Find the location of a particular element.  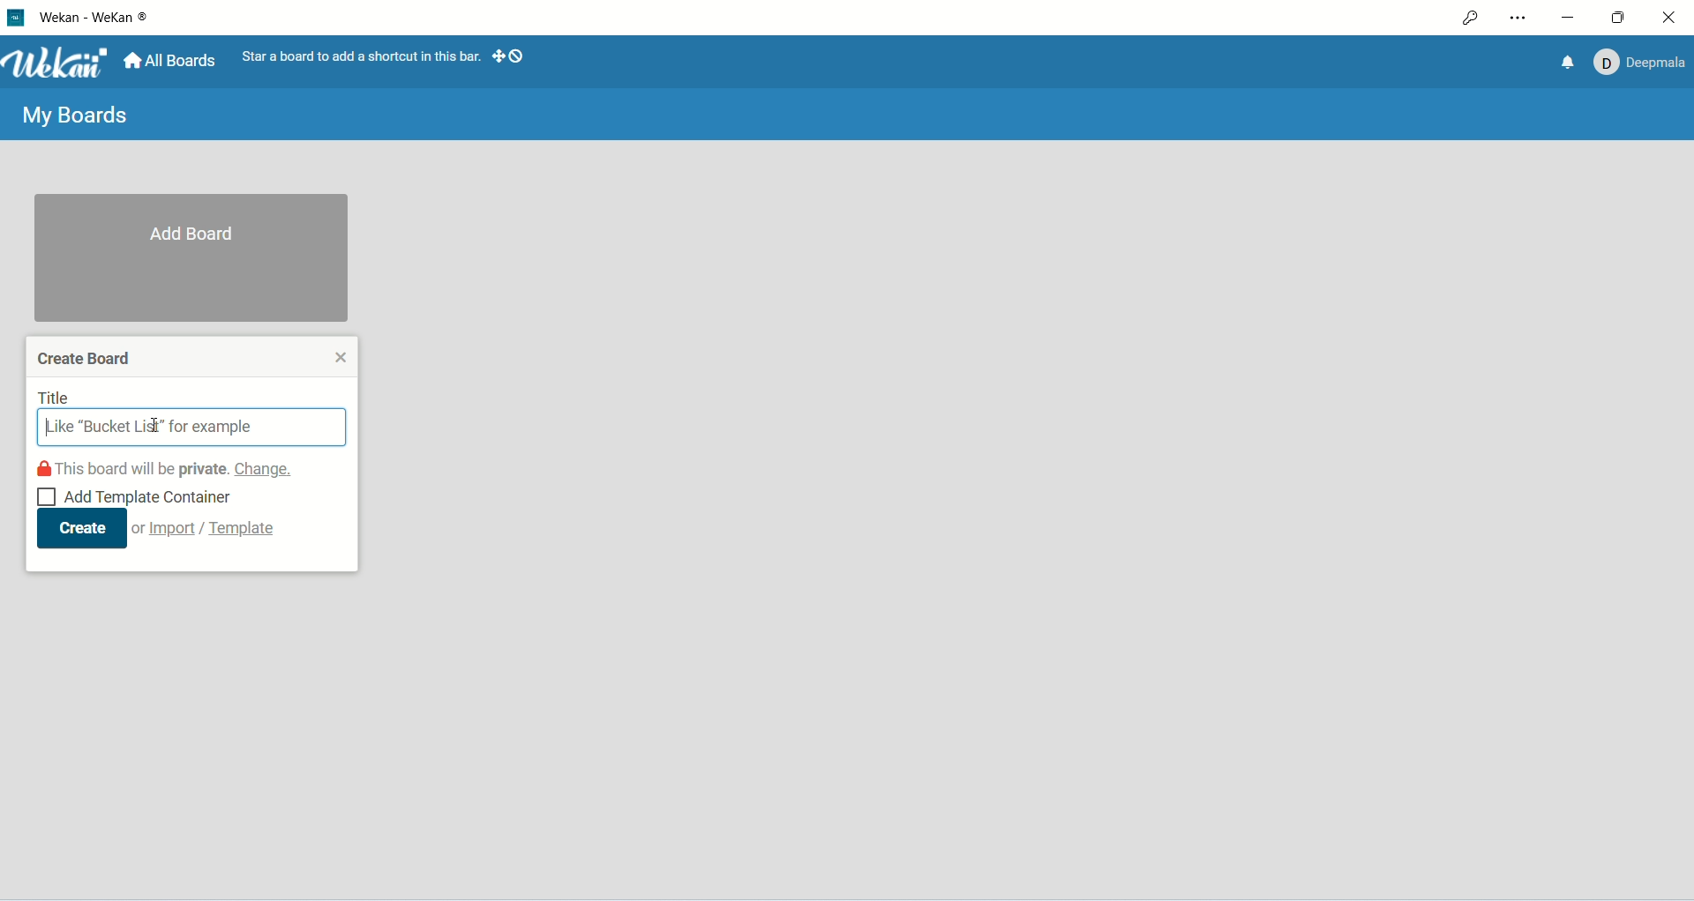

close is located at coordinates (1670, 19).